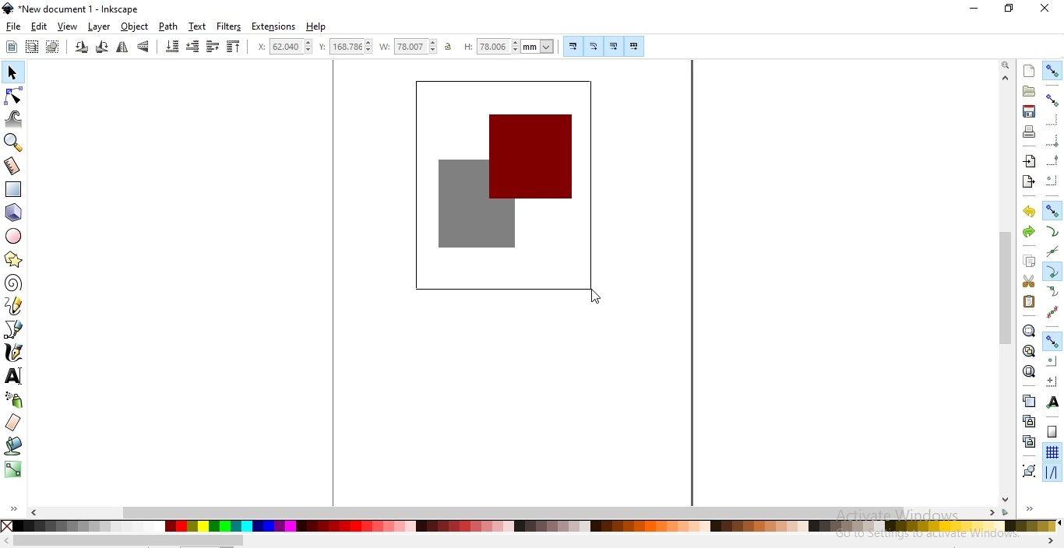 This screenshot has height=548, width=1064. I want to click on lower selection by one step, so click(192, 47).